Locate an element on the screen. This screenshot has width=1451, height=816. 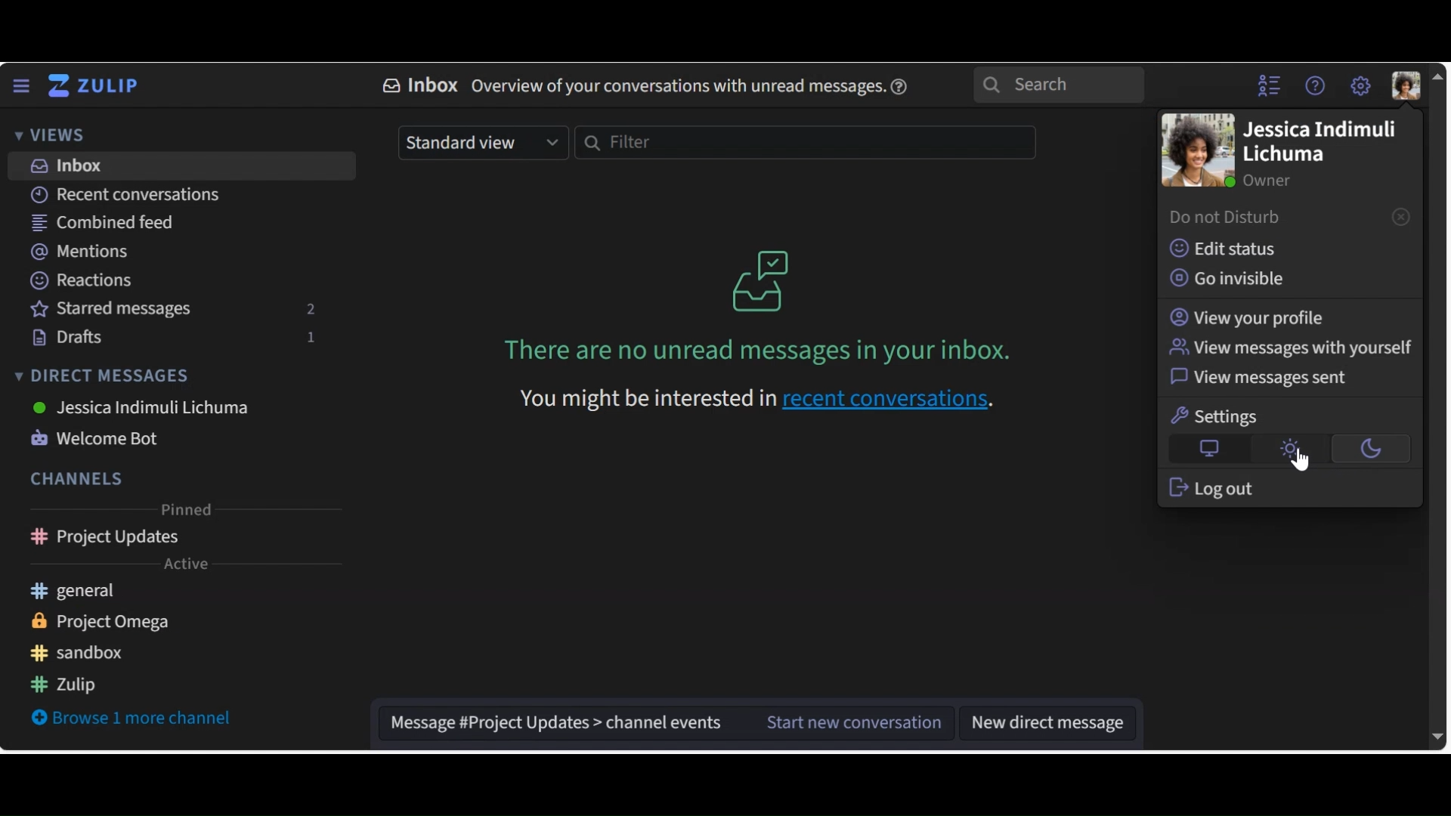
Channels is located at coordinates (74, 478).